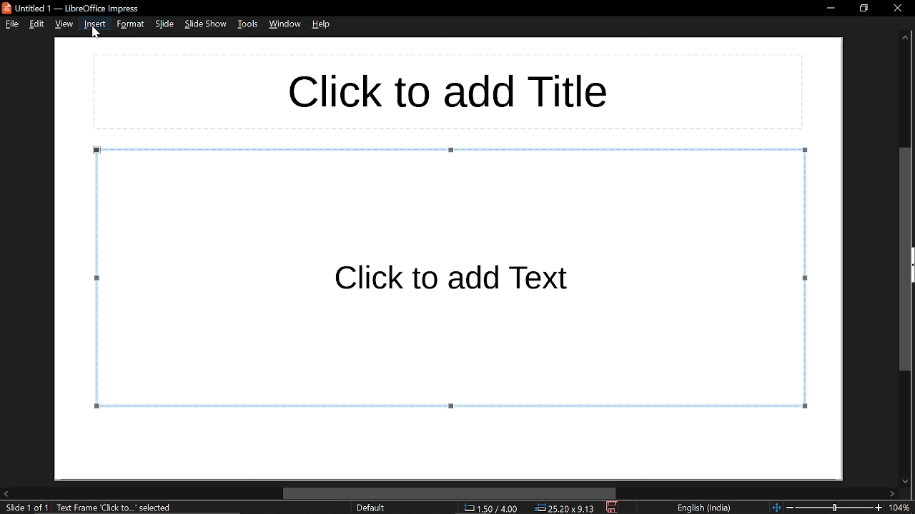  I want to click on insert, so click(94, 24).